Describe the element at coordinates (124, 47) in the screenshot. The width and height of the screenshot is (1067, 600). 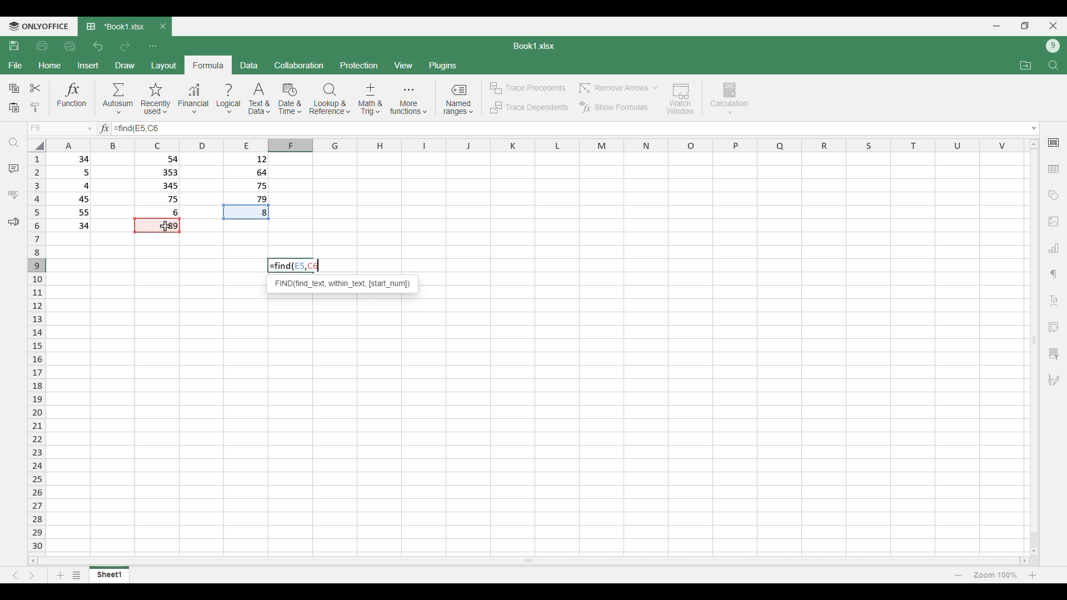
I see `Redo` at that location.